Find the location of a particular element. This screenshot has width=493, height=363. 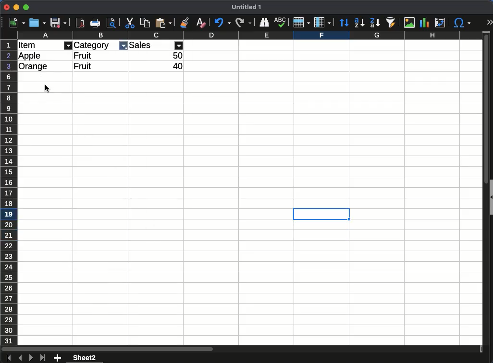

descending is located at coordinates (359, 23).